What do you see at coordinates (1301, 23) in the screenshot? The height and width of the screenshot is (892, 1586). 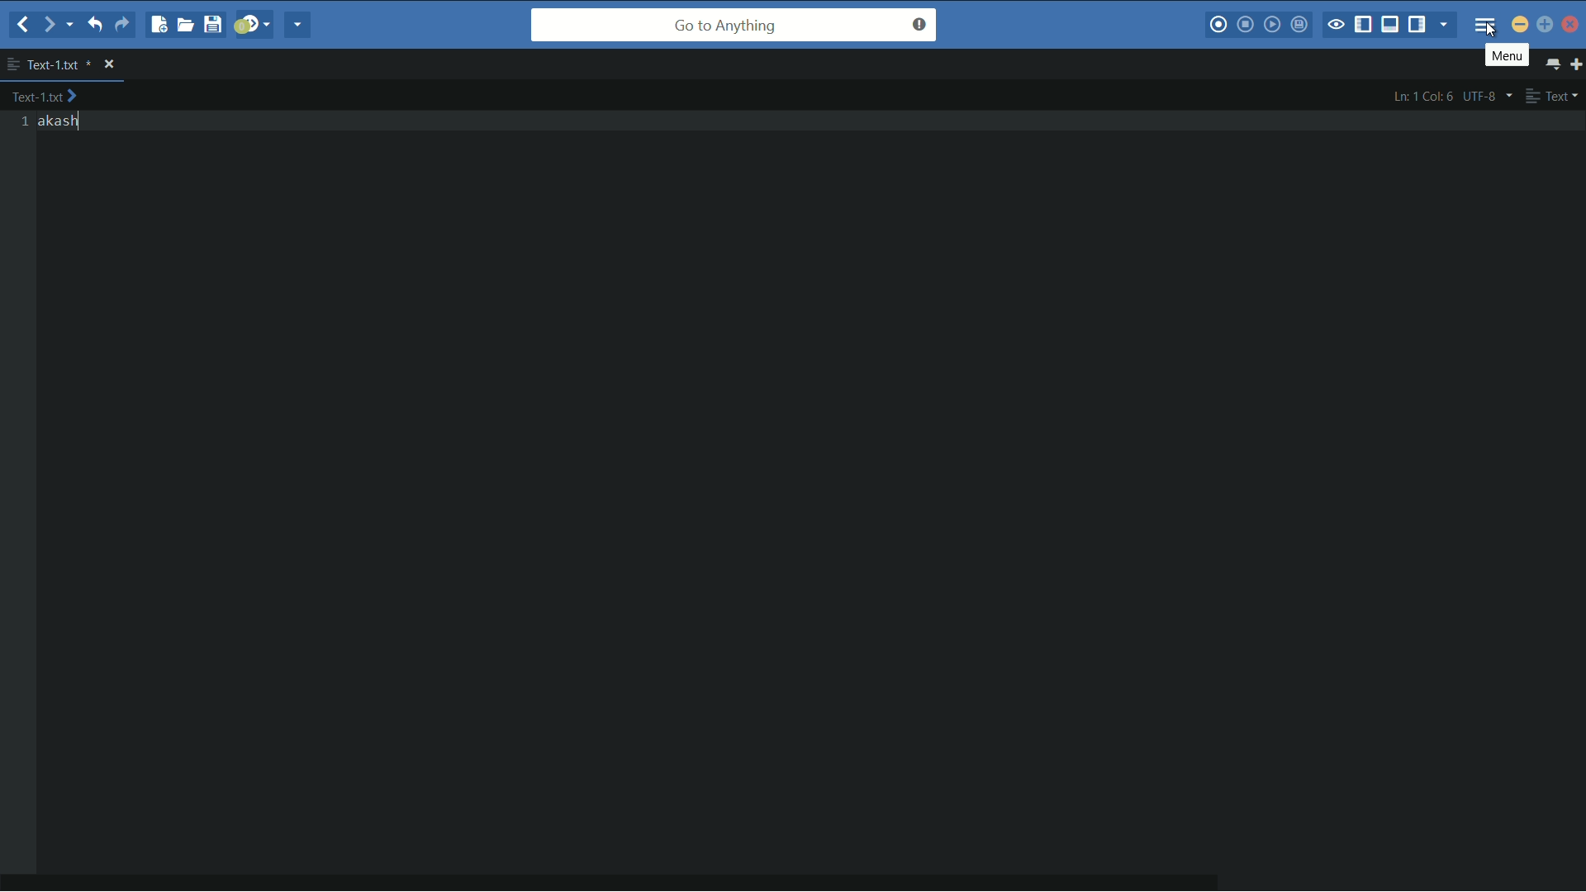 I see `save macro to toolbox` at bounding box center [1301, 23].